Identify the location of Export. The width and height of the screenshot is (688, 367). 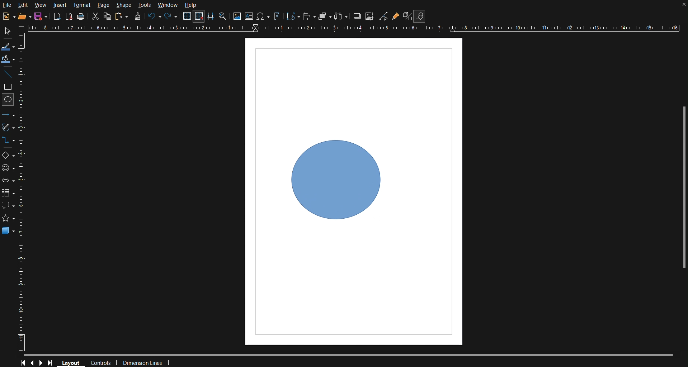
(57, 16).